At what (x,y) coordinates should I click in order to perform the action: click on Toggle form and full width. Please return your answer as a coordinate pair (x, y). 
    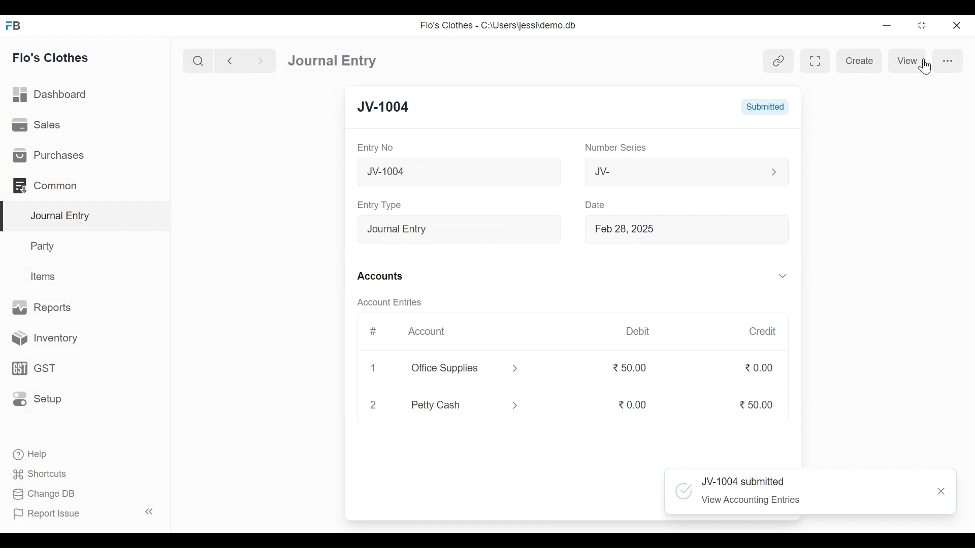
    Looking at the image, I should click on (817, 61).